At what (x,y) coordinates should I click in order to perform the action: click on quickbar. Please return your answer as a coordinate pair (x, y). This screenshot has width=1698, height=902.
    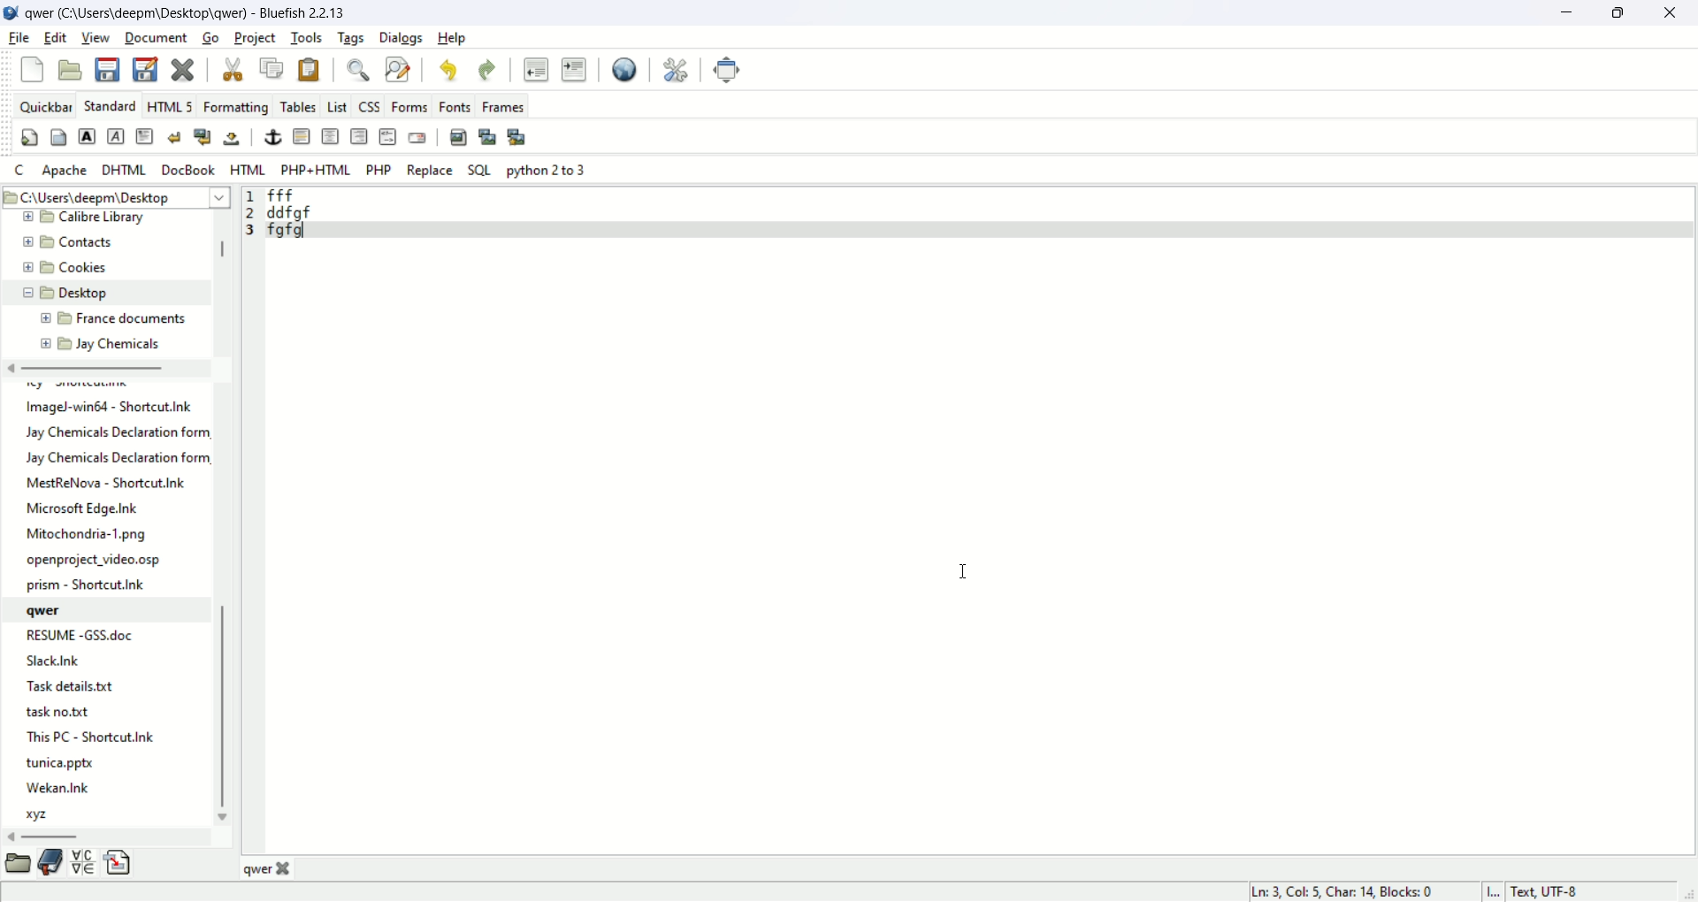
    Looking at the image, I should click on (46, 106).